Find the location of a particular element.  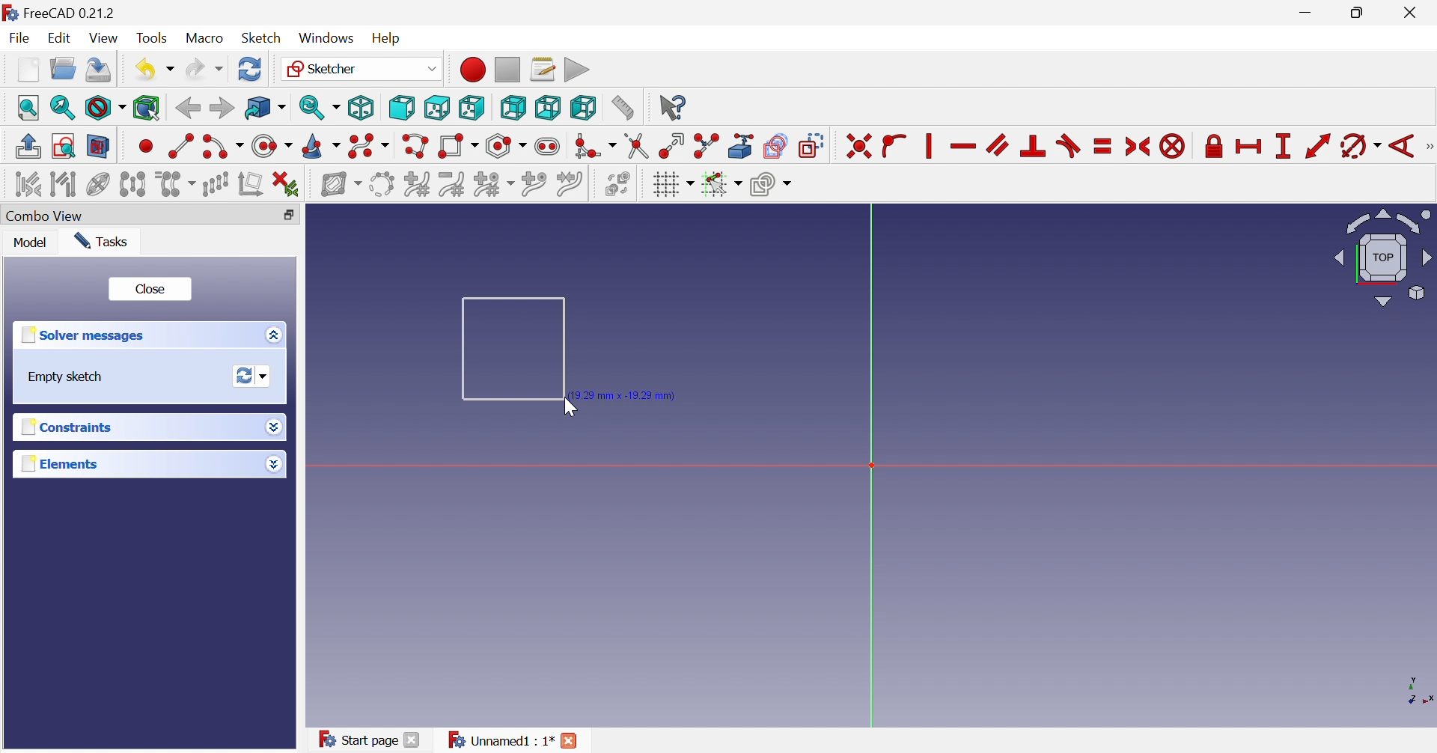

Close is located at coordinates (151, 291).